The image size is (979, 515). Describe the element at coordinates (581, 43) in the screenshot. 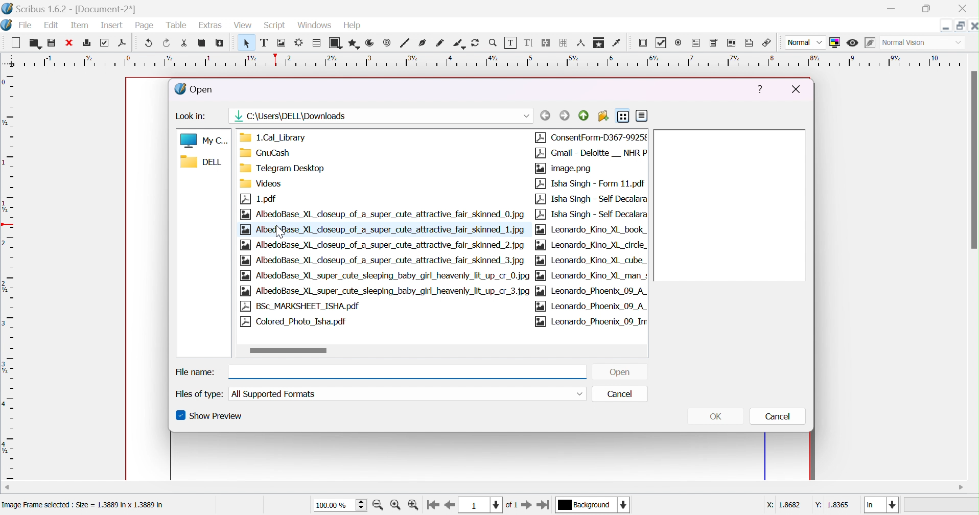

I see `measurements` at that location.